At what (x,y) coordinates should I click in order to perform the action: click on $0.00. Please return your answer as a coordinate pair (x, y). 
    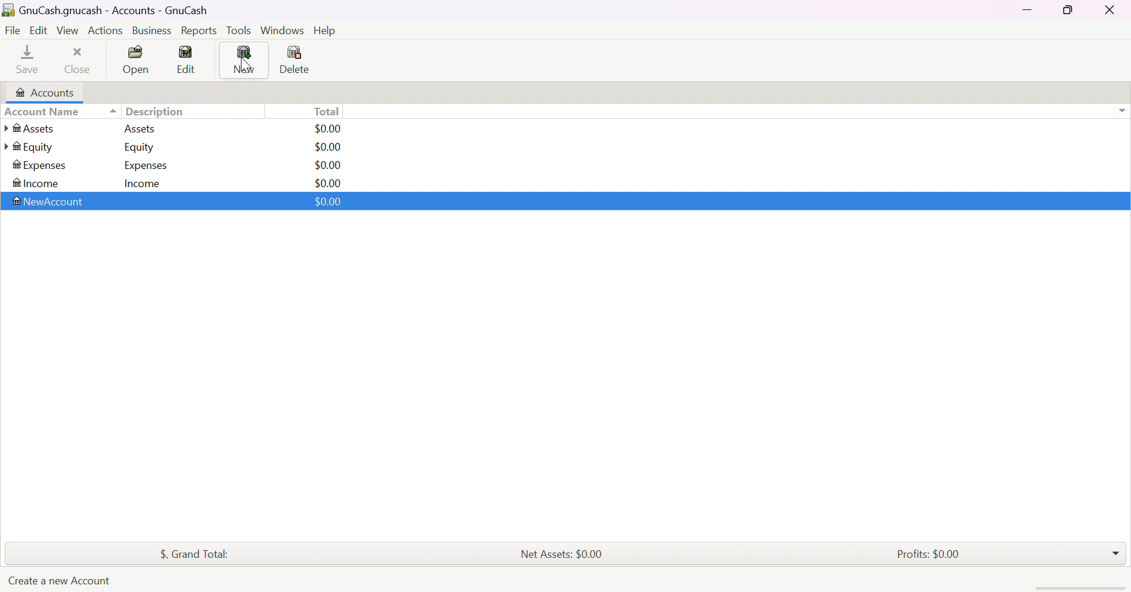
    Looking at the image, I should click on (333, 128).